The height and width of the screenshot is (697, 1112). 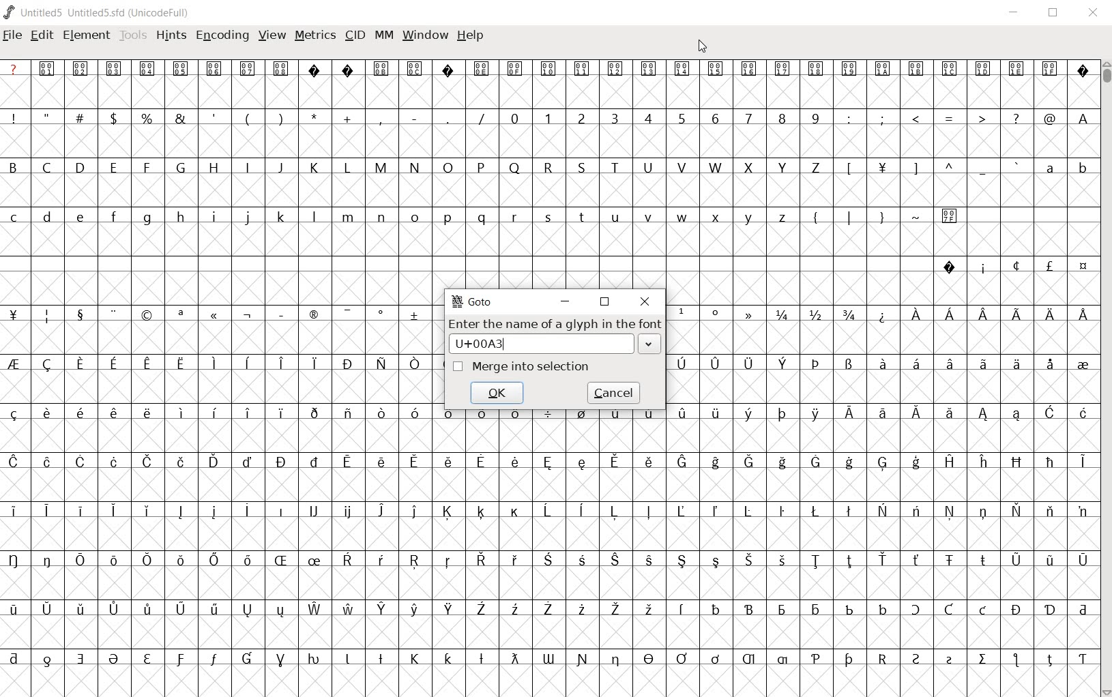 I want to click on Symbol, so click(x=1016, y=609).